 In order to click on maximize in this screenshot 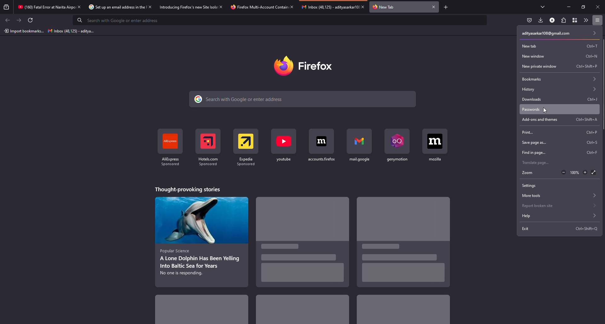, I will do `click(582, 7)`.